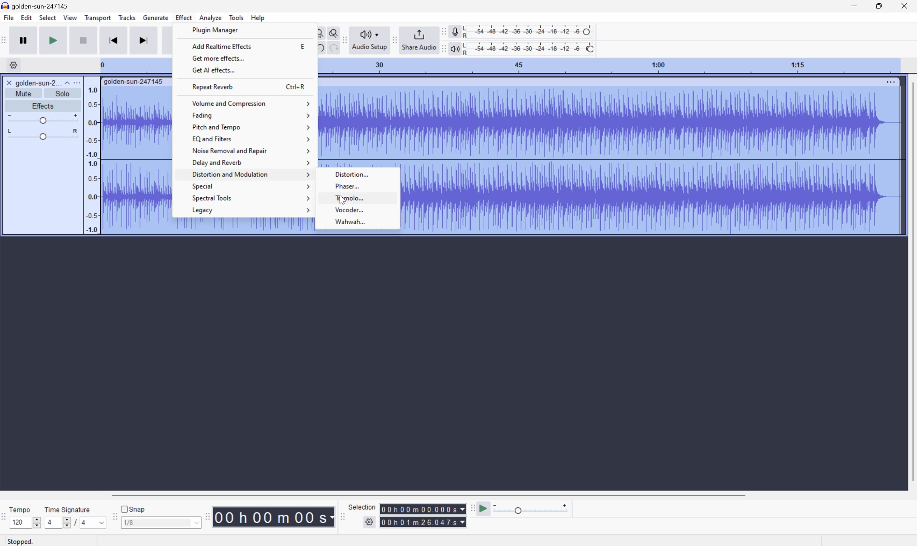  Describe the element at coordinates (456, 48) in the screenshot. I see `Playback meter` at that location.